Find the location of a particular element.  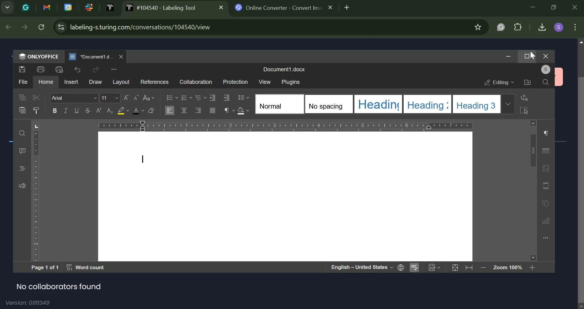

paragraph settings is located at coordinates (228, 110).